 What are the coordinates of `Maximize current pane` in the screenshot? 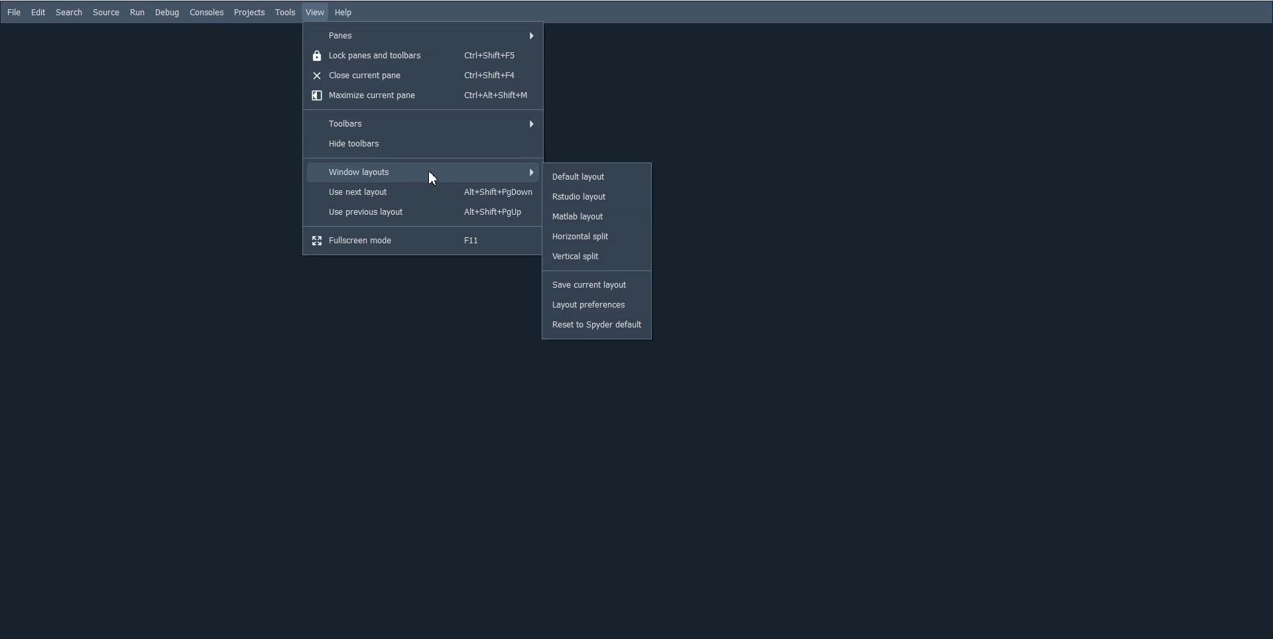 It's located at (423, 96).